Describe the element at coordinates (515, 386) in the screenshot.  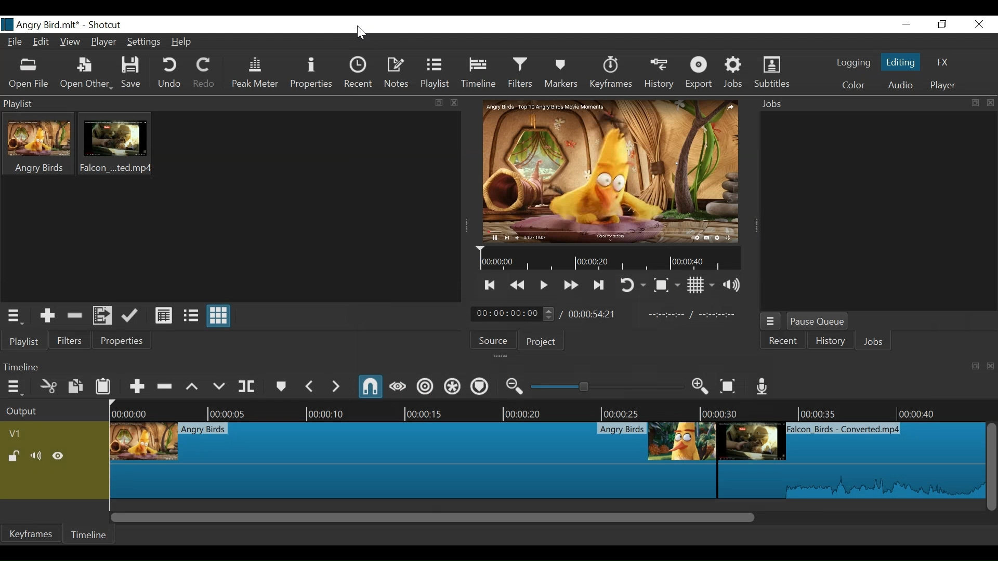
I see `Zoom timeline out` at that location.